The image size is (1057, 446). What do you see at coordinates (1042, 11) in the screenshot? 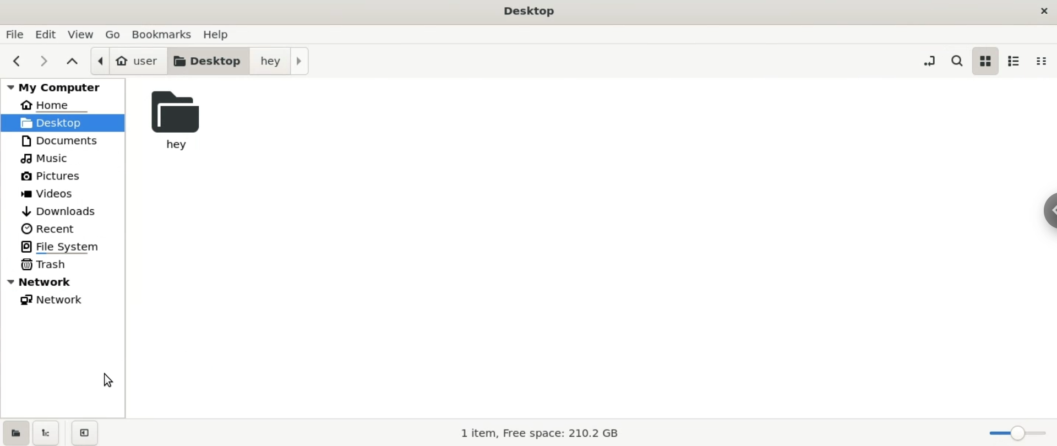
I see `close` at bounding box center [1042, 11].